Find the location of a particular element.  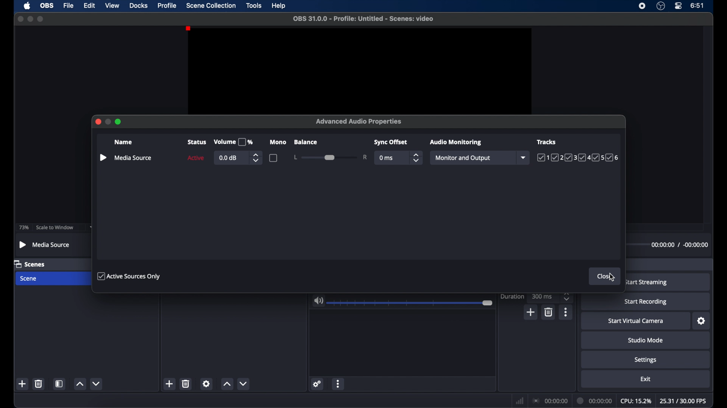

scene is located at coordinates (29, 279).